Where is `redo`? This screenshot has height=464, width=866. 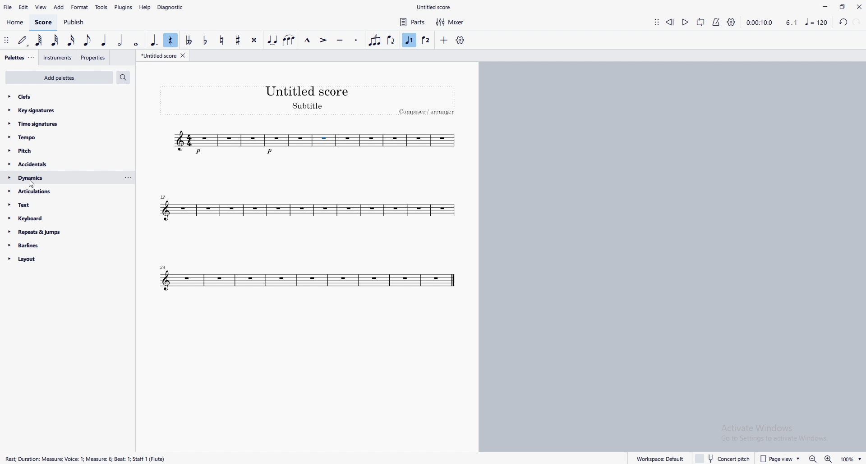
redo is located at coordinates (857, 22).